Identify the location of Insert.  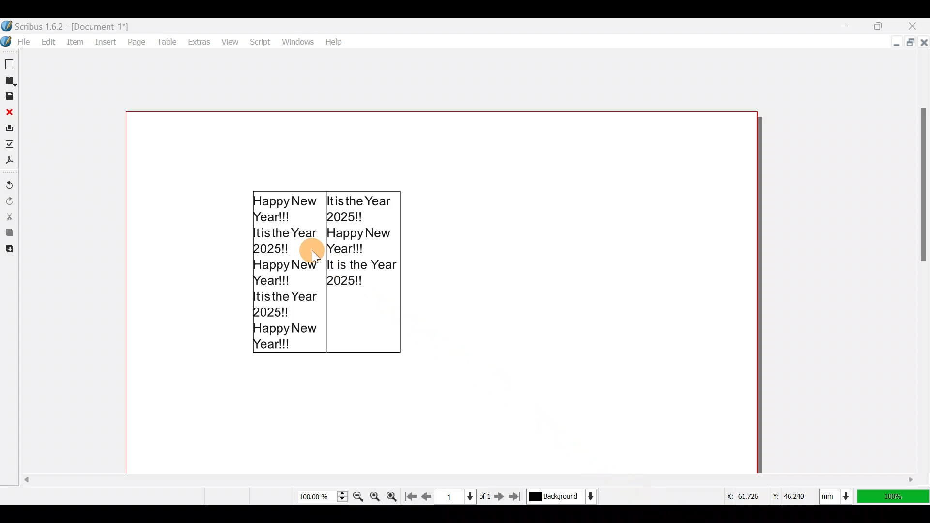
(108, 42).